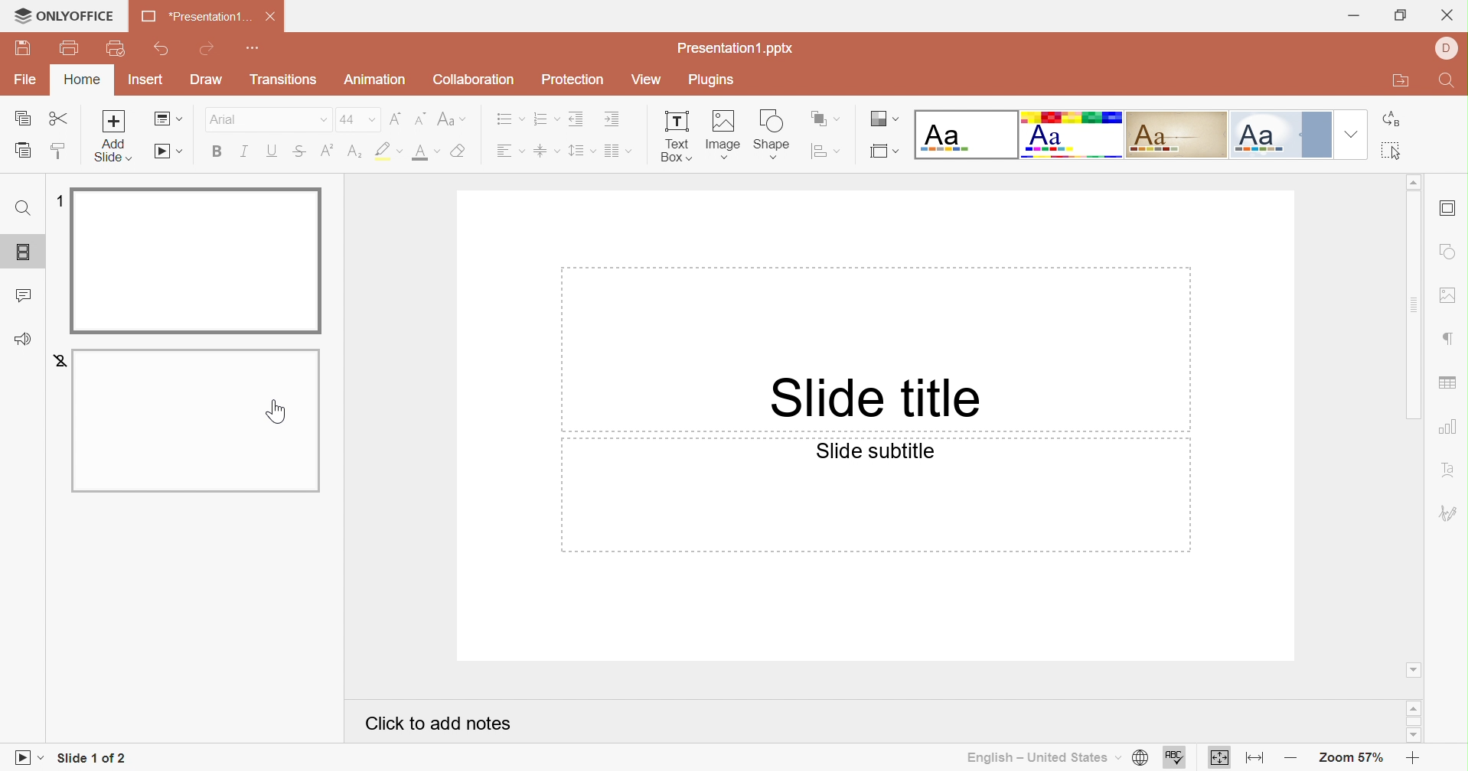  Describe the element at coordinates (275, 17) in the screenshot. I see `Close` at that location.